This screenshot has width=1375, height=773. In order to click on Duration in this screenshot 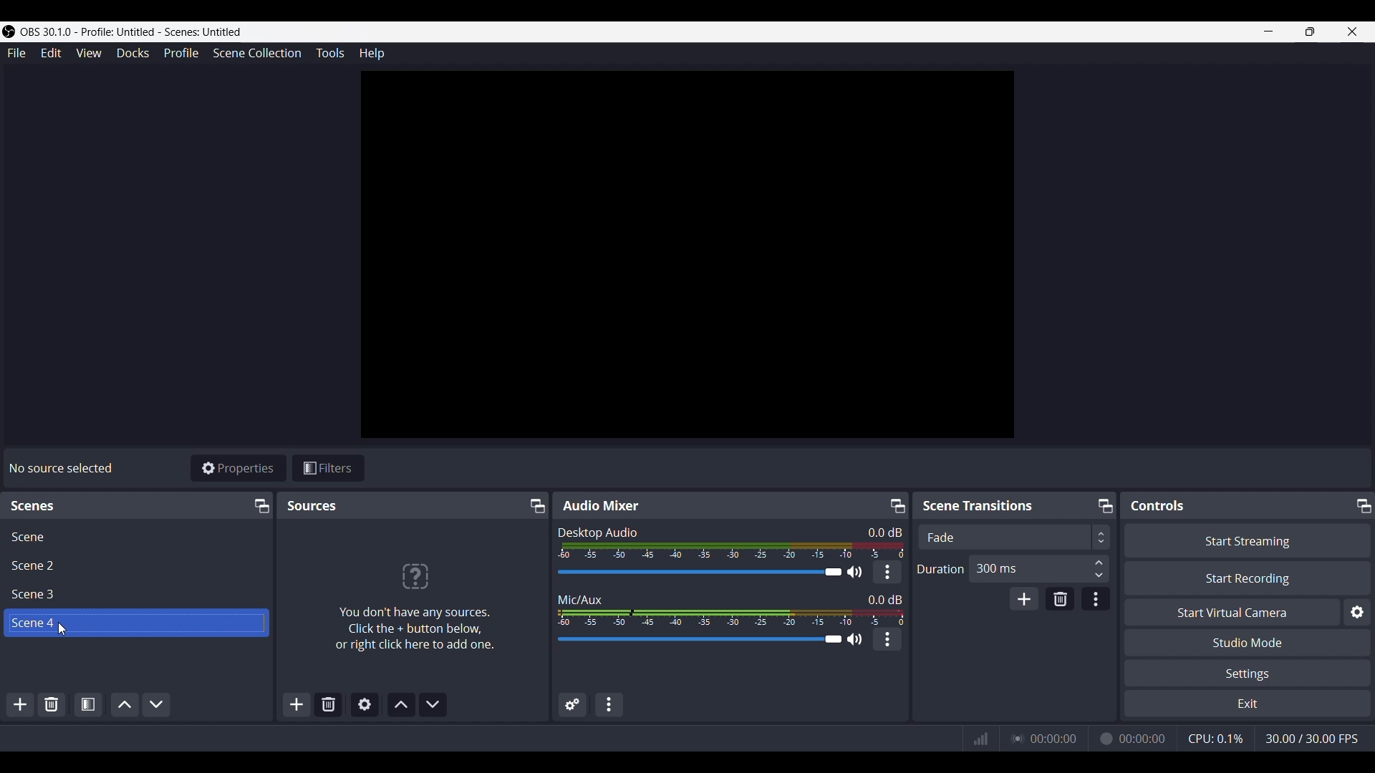, I will do `click(940, 570)`.